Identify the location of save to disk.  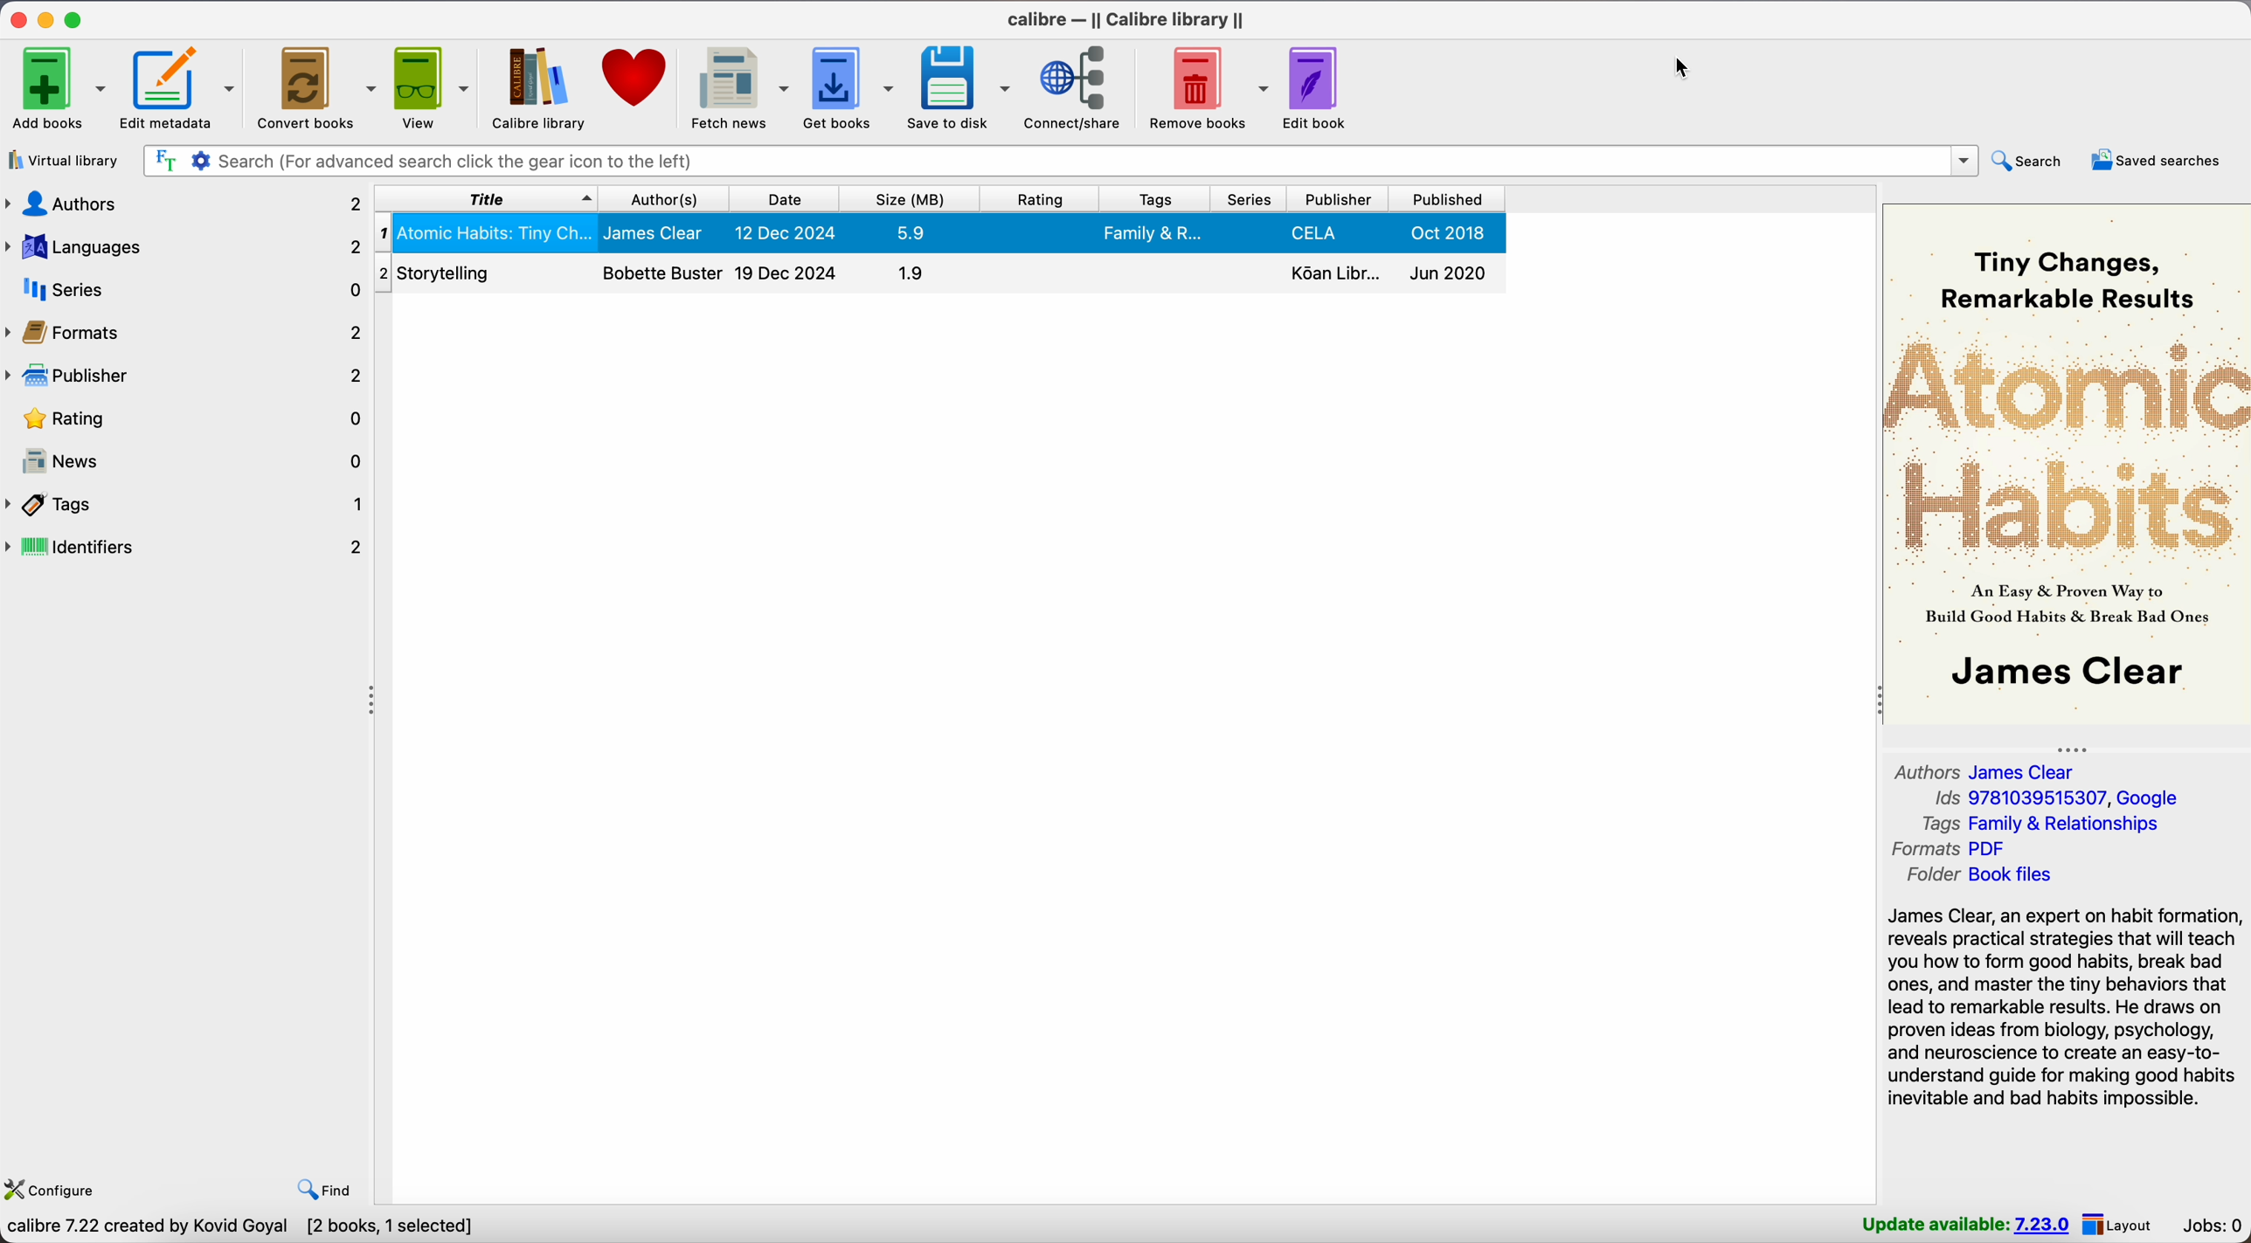
(959, 88).